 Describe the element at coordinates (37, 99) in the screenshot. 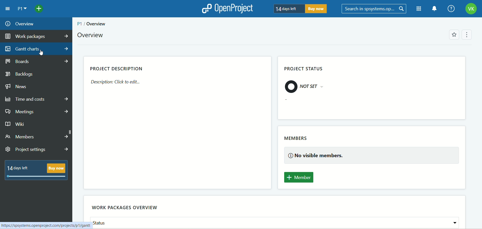

I see `time and costs` at that location.